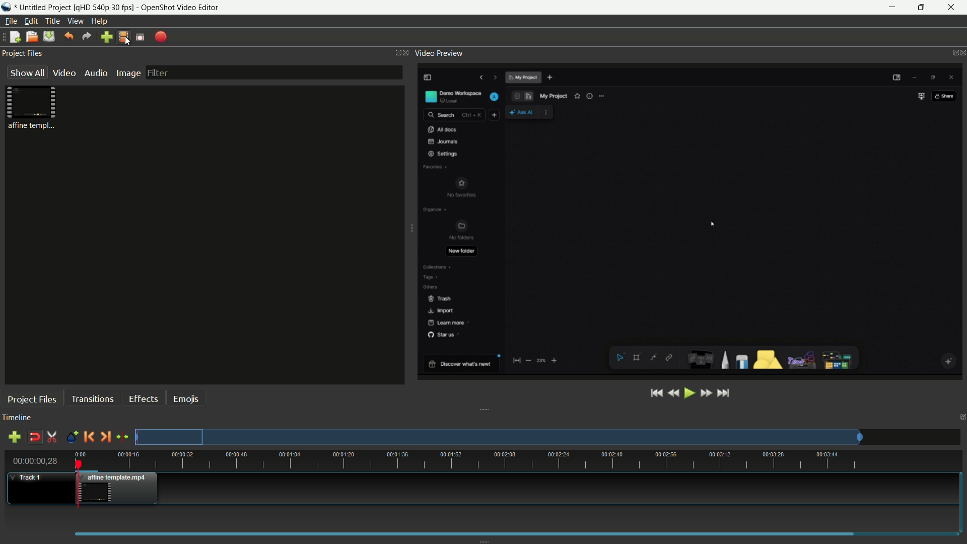  Describe the element at coordinates (44, 8) in the screenshot. I see `project name` at that location.